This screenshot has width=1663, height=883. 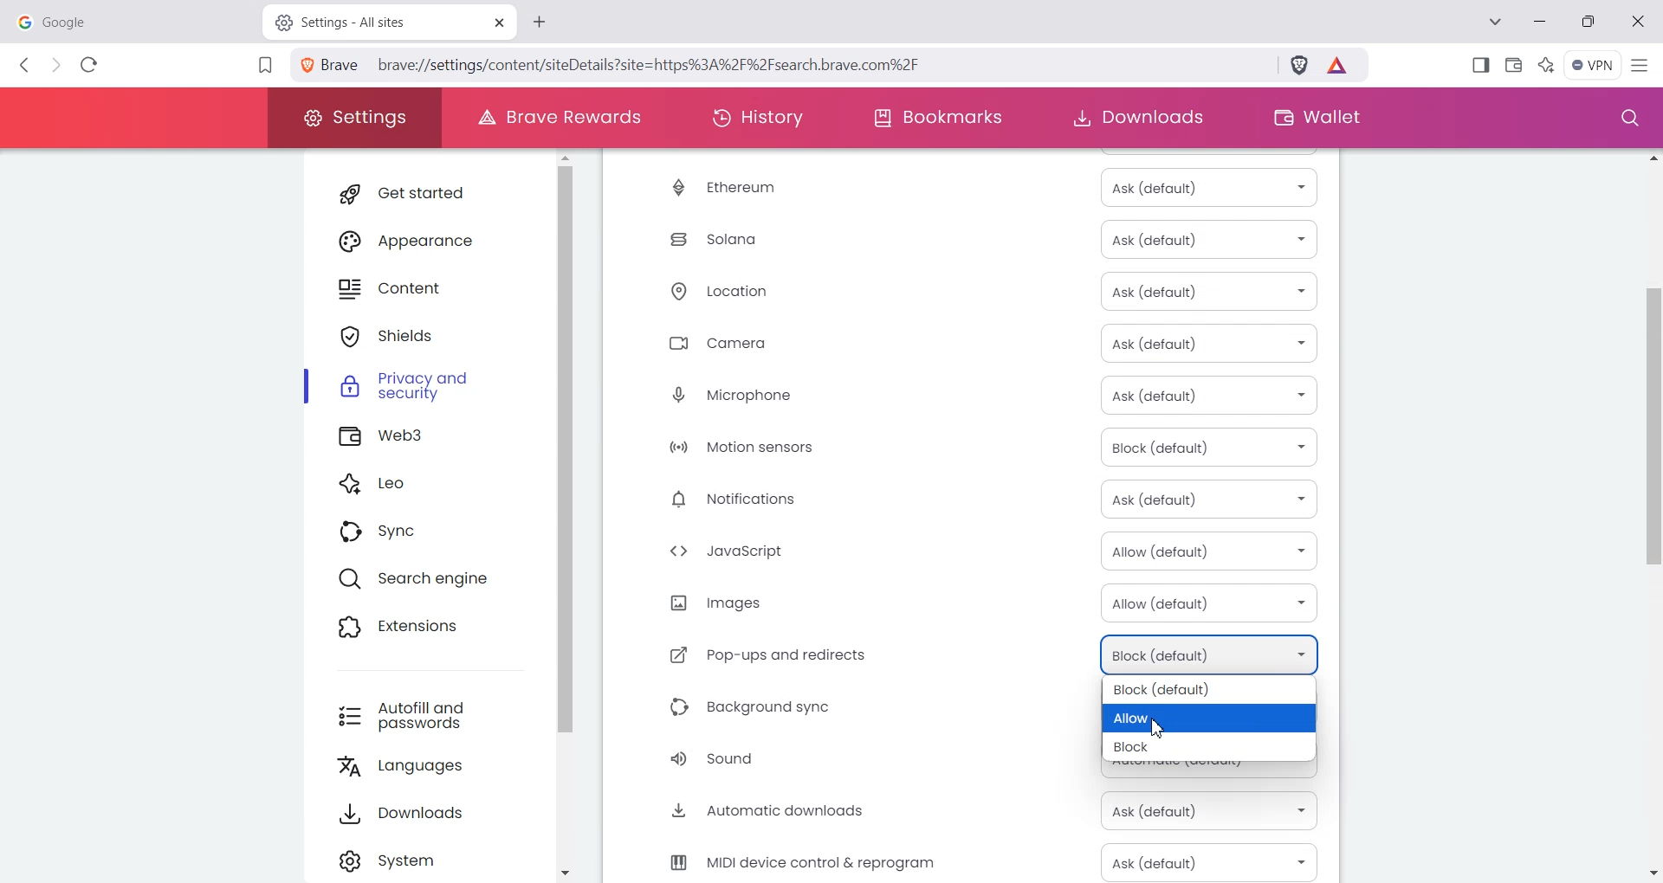 I want to click on Motion sensor Block (Default), so click(x=975, y=447).